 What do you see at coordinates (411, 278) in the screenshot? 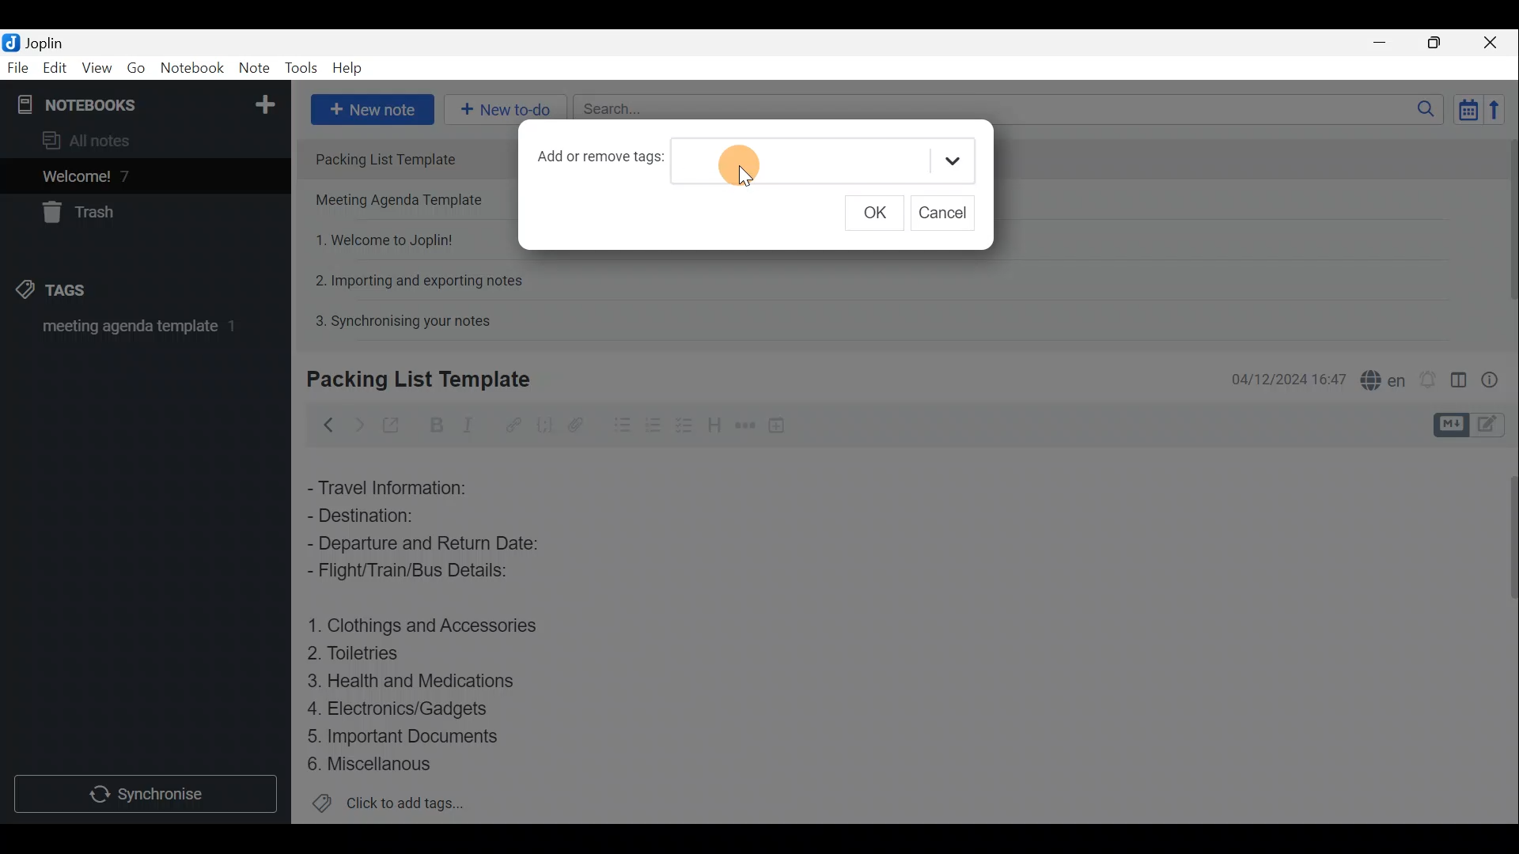
I see `Note 4` at bounding box center [411, 278].